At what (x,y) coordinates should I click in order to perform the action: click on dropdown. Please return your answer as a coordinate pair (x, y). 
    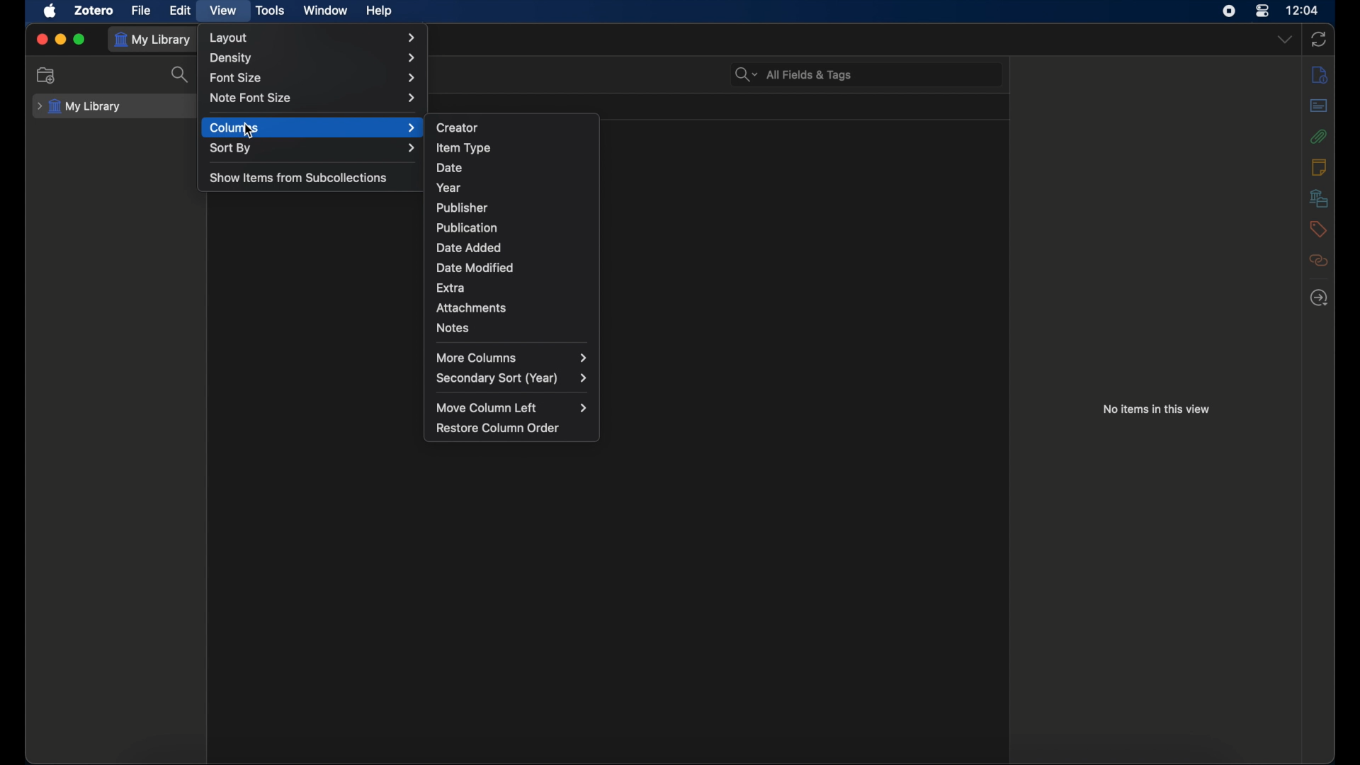
    Looking at the image, I should click on (1286, 38).